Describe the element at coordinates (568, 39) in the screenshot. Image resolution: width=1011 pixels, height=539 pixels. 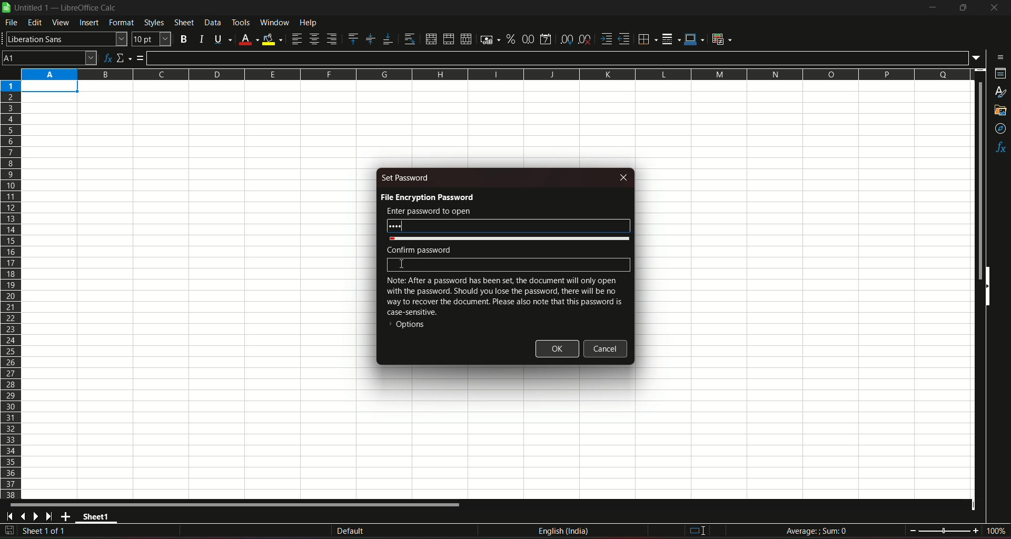
I see `add decimal point` at that location.